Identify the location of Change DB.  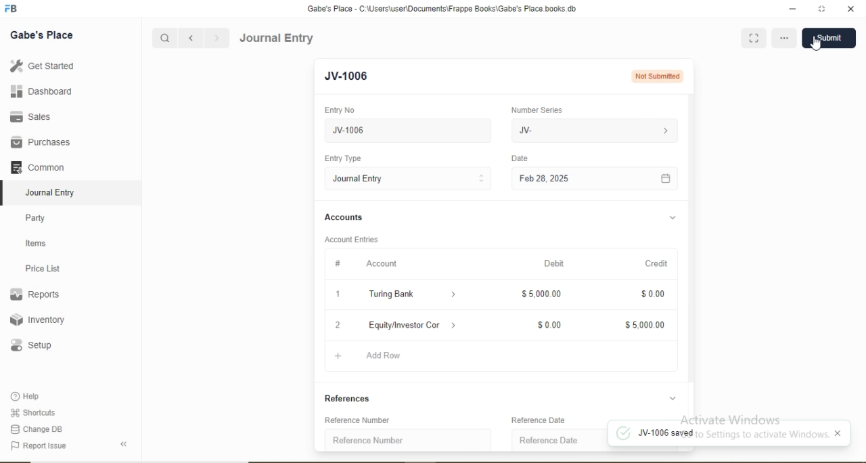
(35, 430).